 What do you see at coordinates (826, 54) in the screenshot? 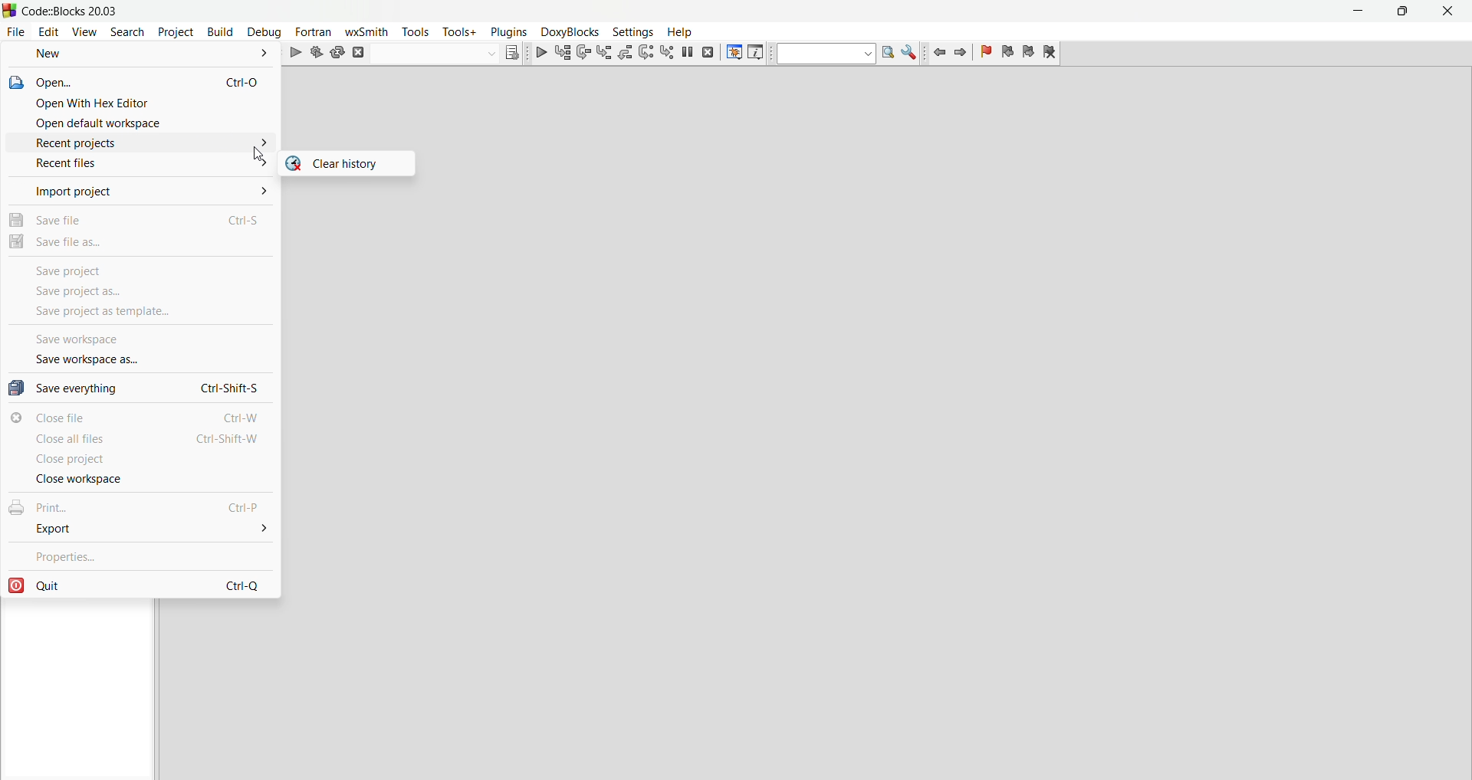
I see `text to search` at bounding box center [826, 54].